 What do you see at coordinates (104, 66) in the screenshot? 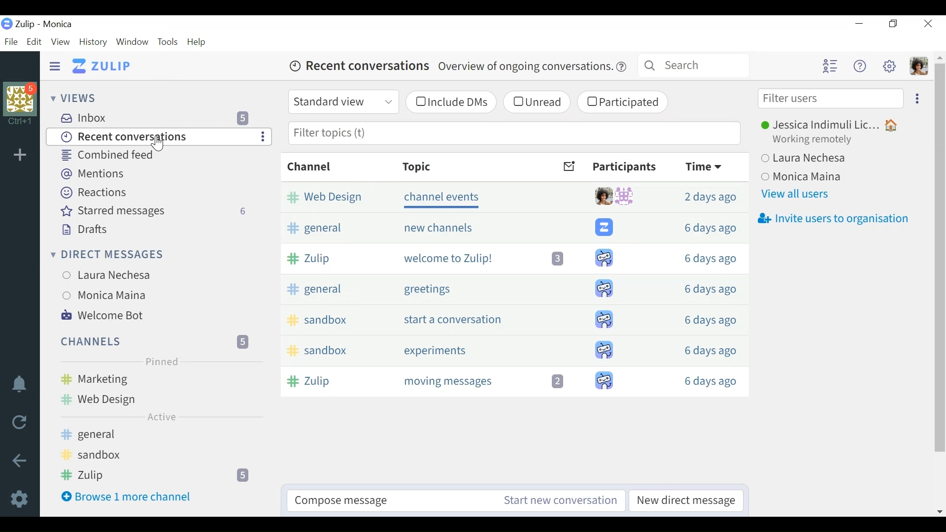
I see `Go to Home View` at bounding box center [104, 66].